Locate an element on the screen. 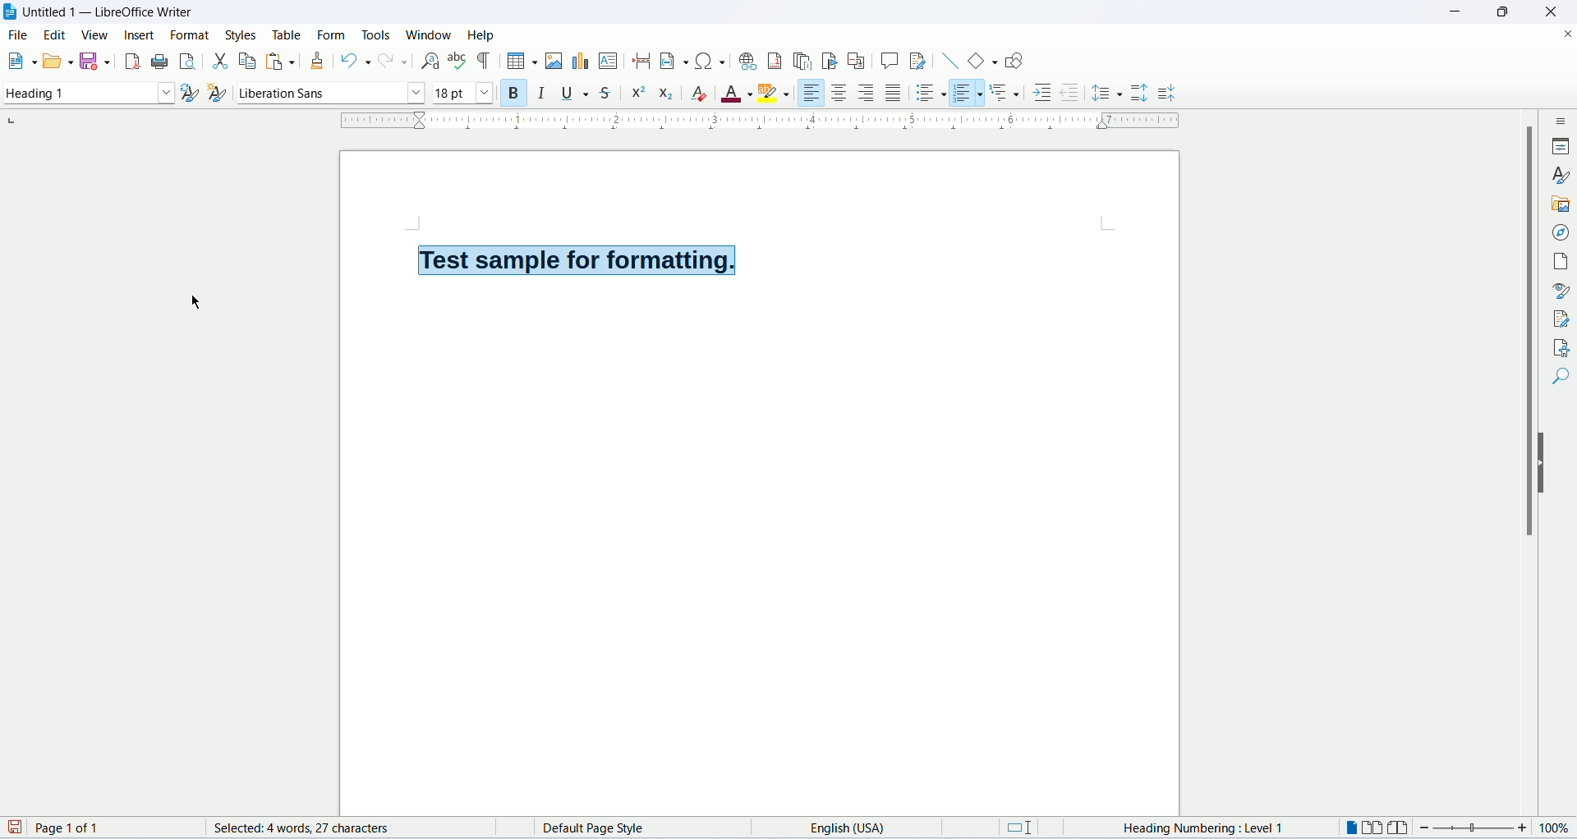  print preview is located at coordinates (188, 60).